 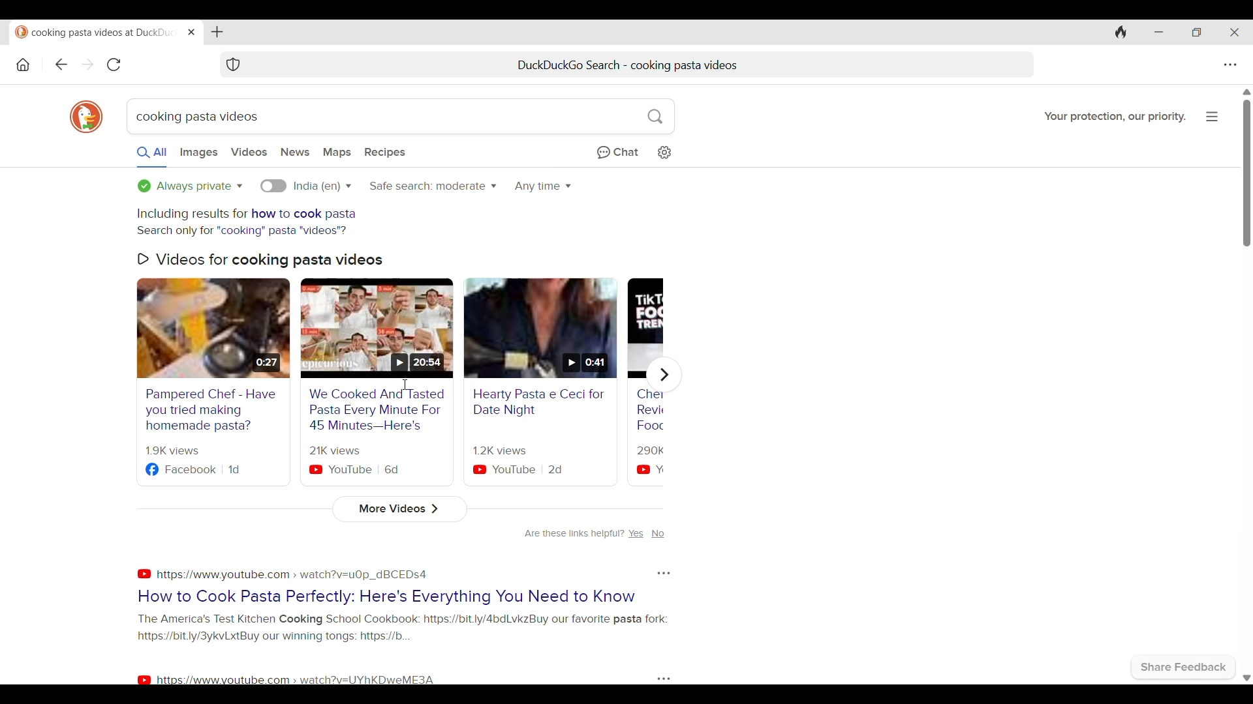 What do you see at coordinates (376, 379) in the screenshot?
I see `We cook 10 tasted pasta every minute for 45 minutes here's` at bounding box center [376, 379].